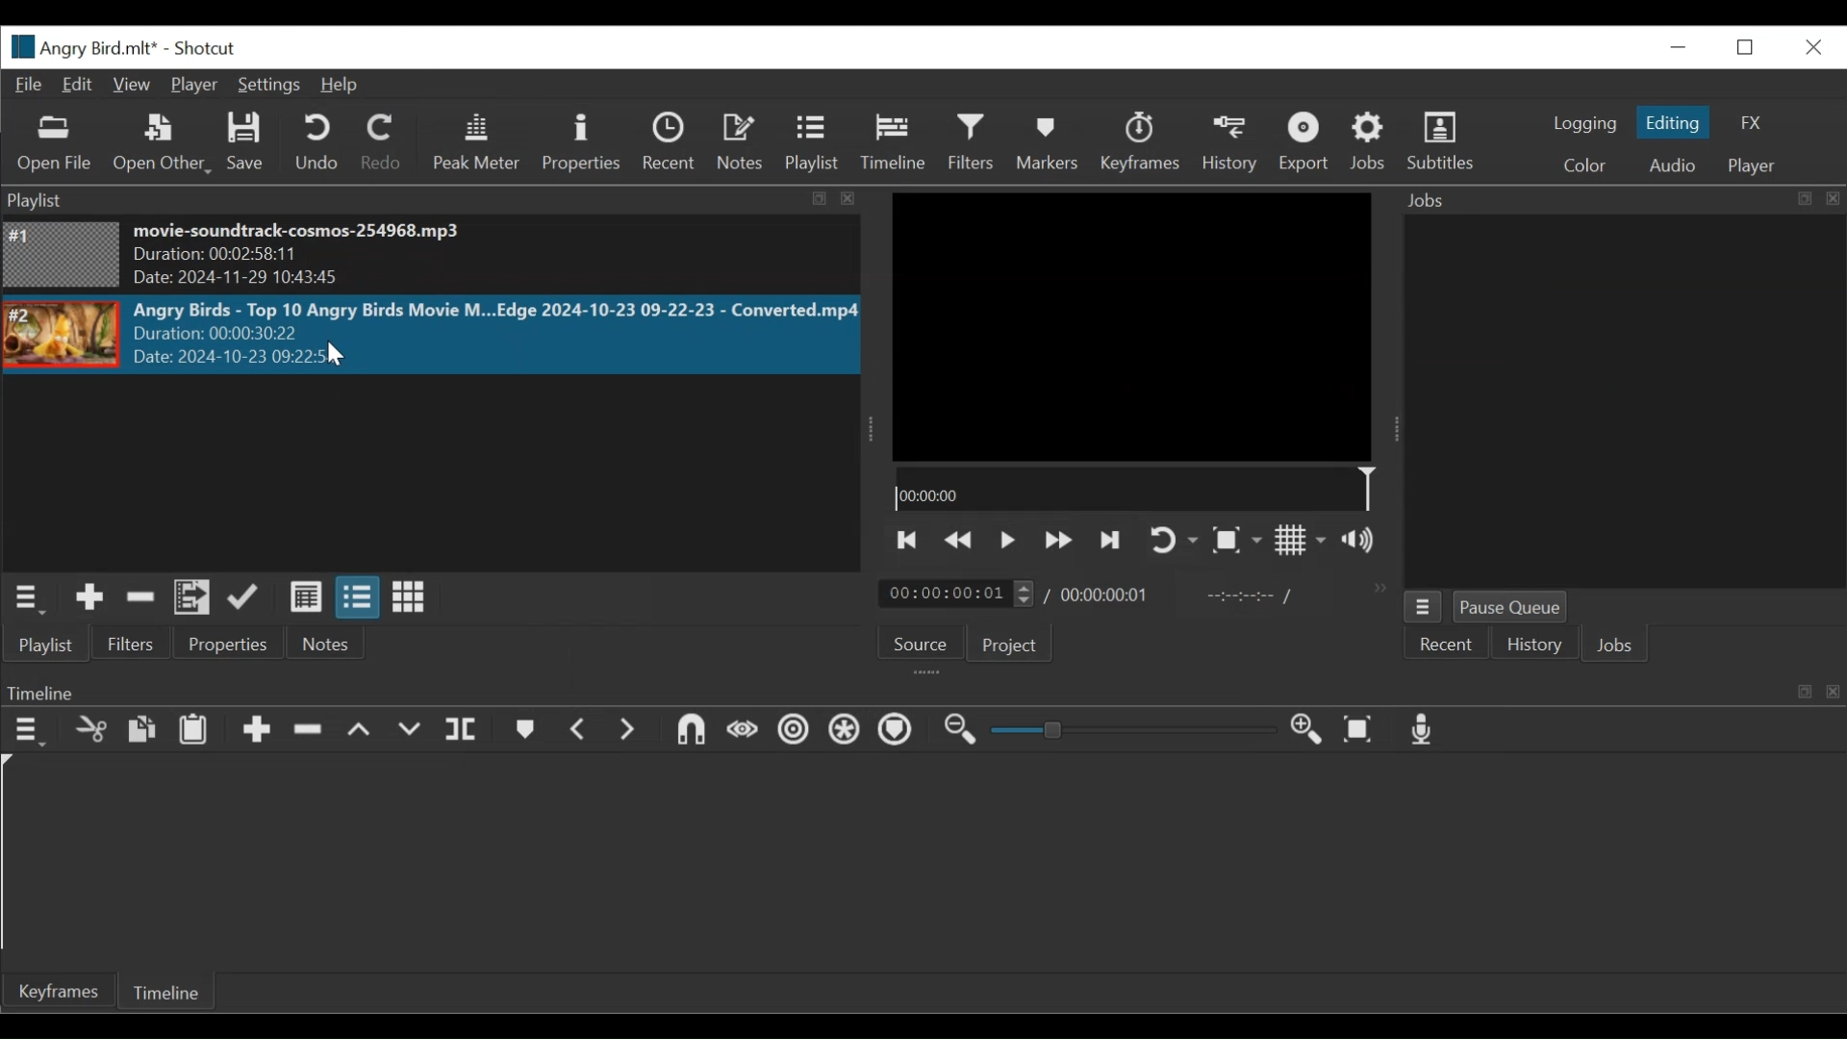  I want to click on History, so click(1533, 645).